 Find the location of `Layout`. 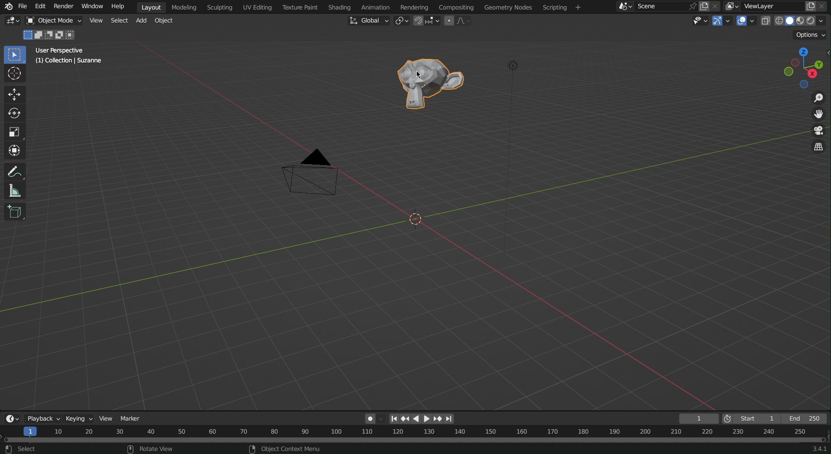

Layout is located at coordinates (150, 6).